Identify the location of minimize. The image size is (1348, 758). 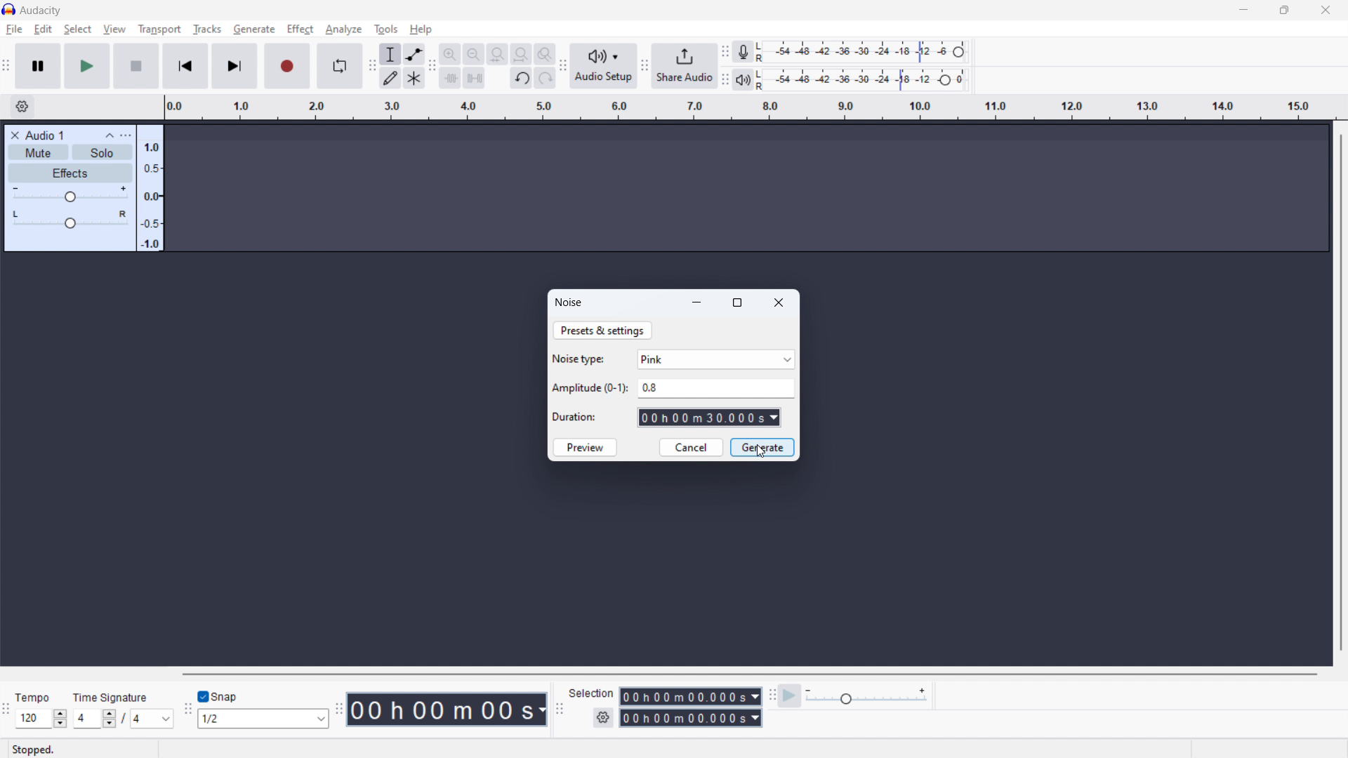
(698, 302).